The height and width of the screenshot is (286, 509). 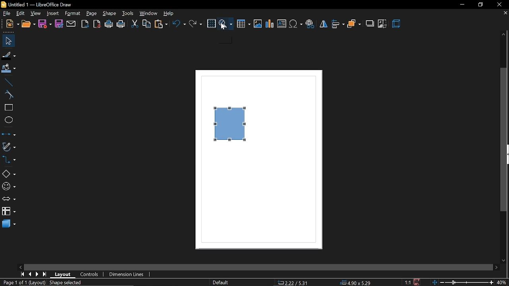 I want to click on current page, so click(x=23, y=282).